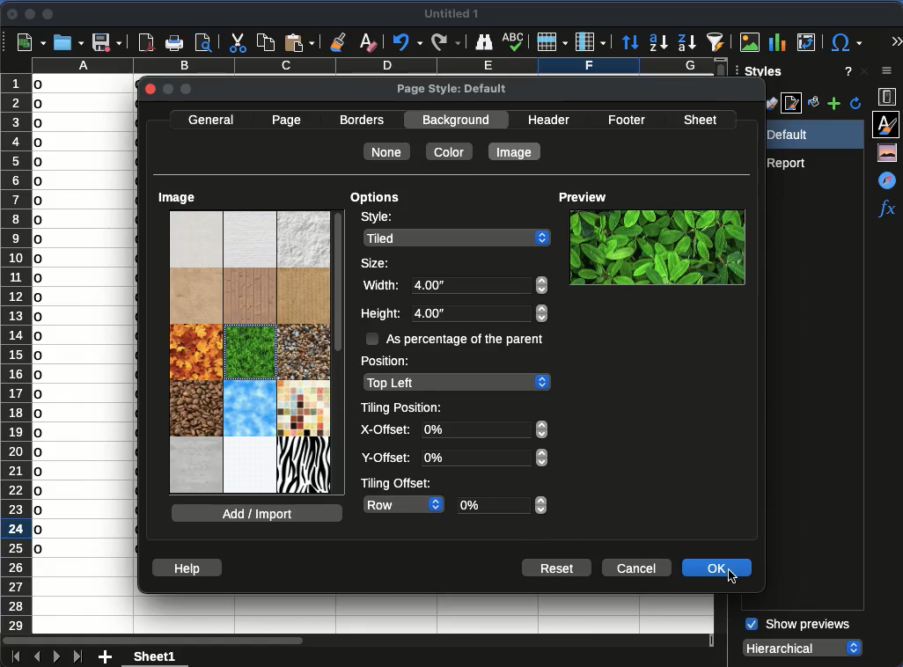 Image resolution: width=903 pixels, height=667 pixels. Describe the element at coordinates (377, 262) in the screenshot. I see `size` at that location.